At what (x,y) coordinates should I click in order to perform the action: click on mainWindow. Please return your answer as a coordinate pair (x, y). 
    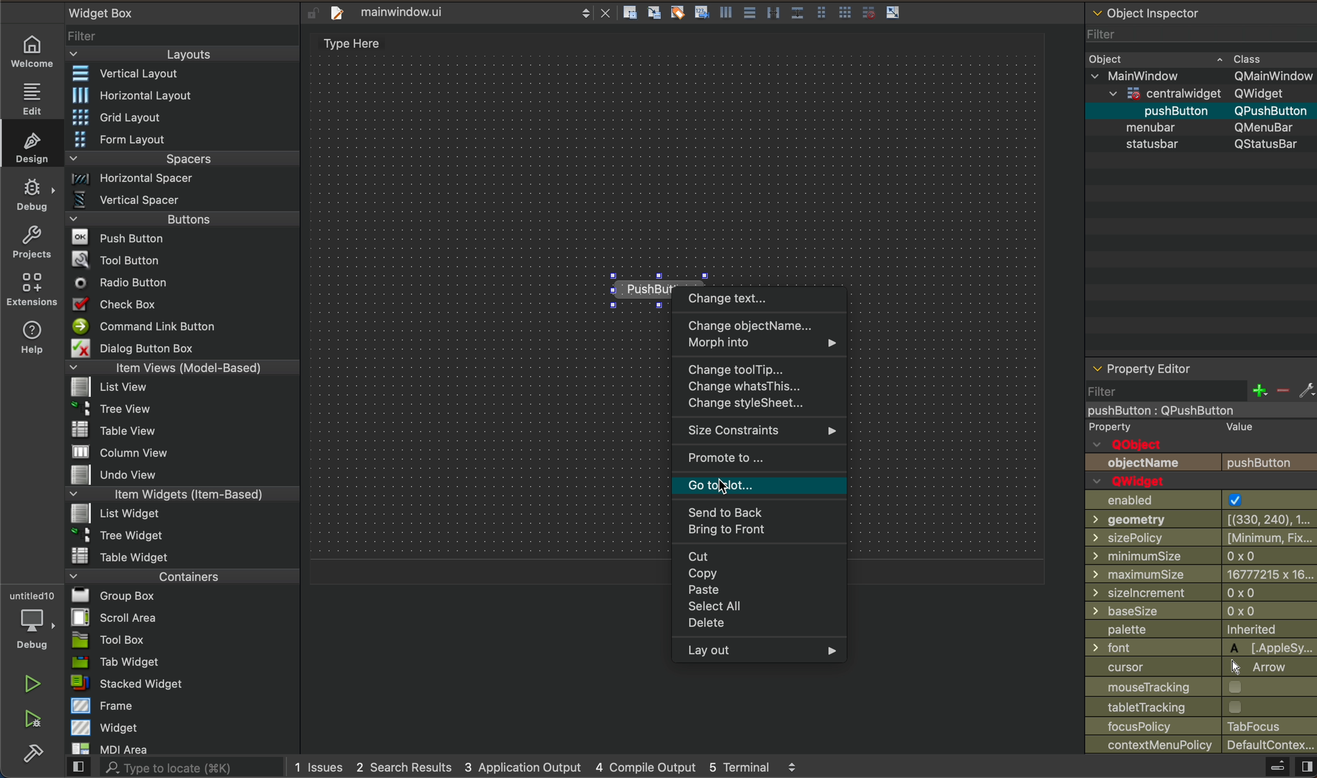
    Looking at the image, I should click on (1201, 75).